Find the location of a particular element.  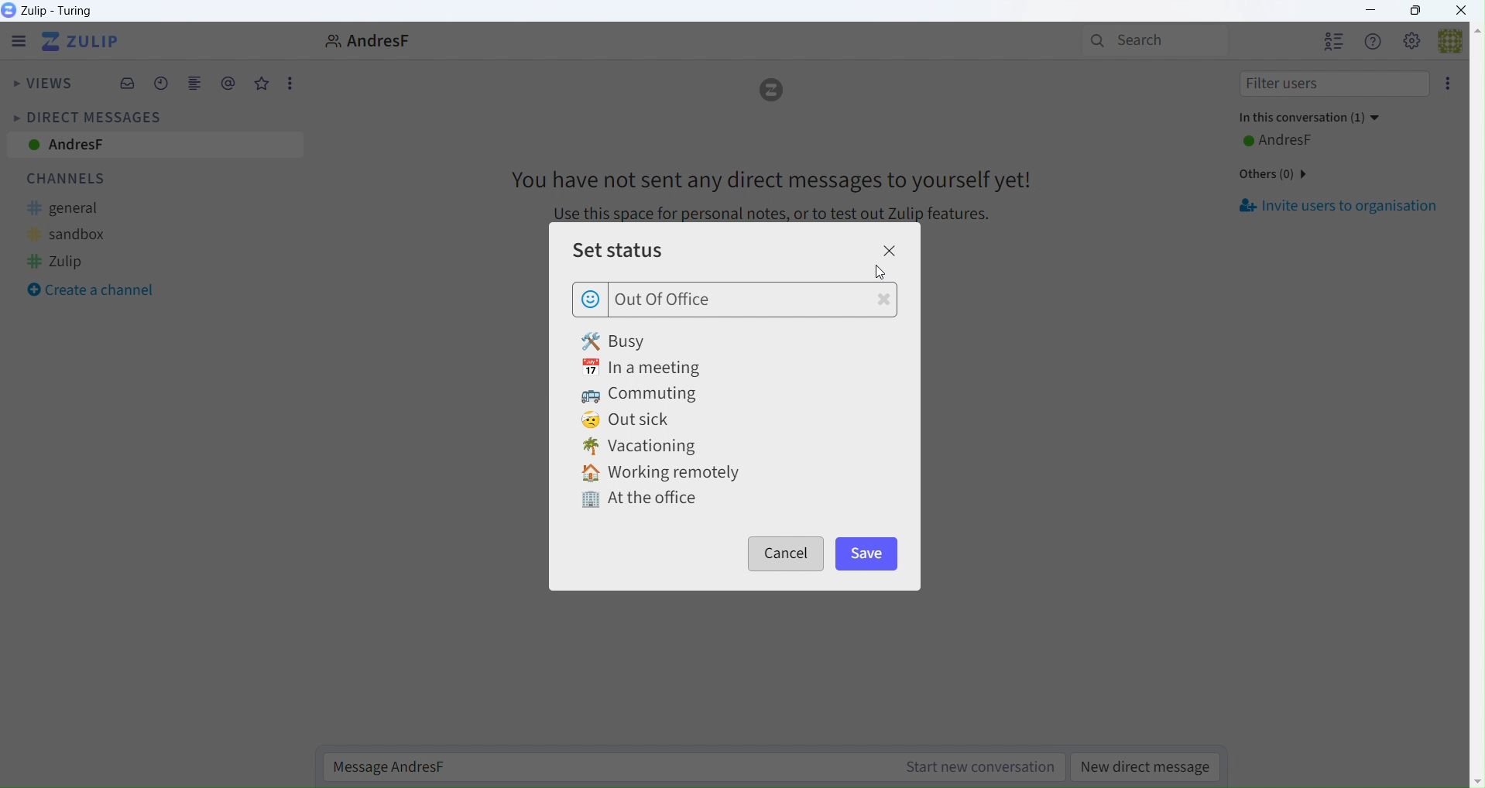

Cancel is located at coordinates (792, 552).